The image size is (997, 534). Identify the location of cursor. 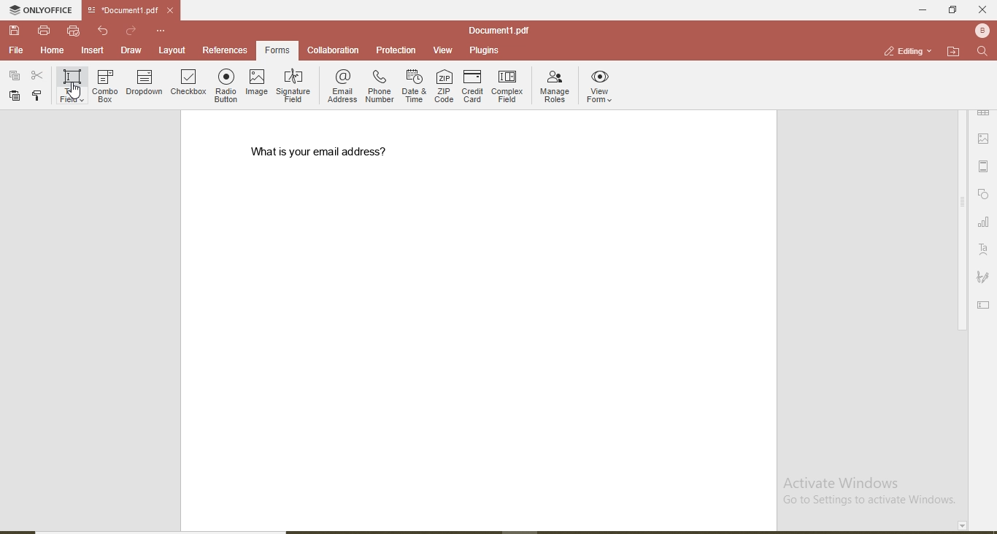
(76, 94).